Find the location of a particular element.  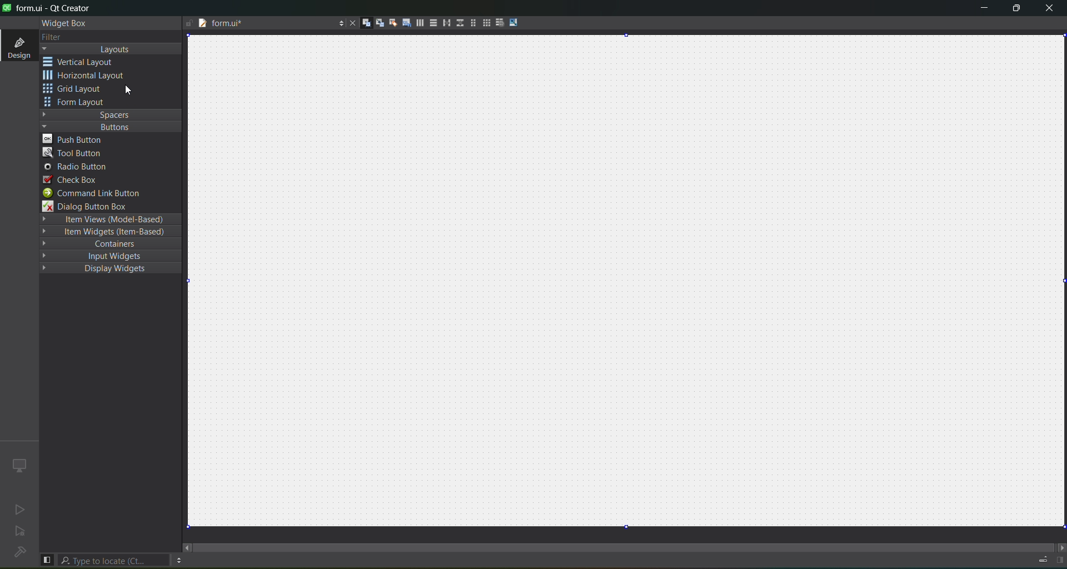

form layout is located at coordinates (471, 23).